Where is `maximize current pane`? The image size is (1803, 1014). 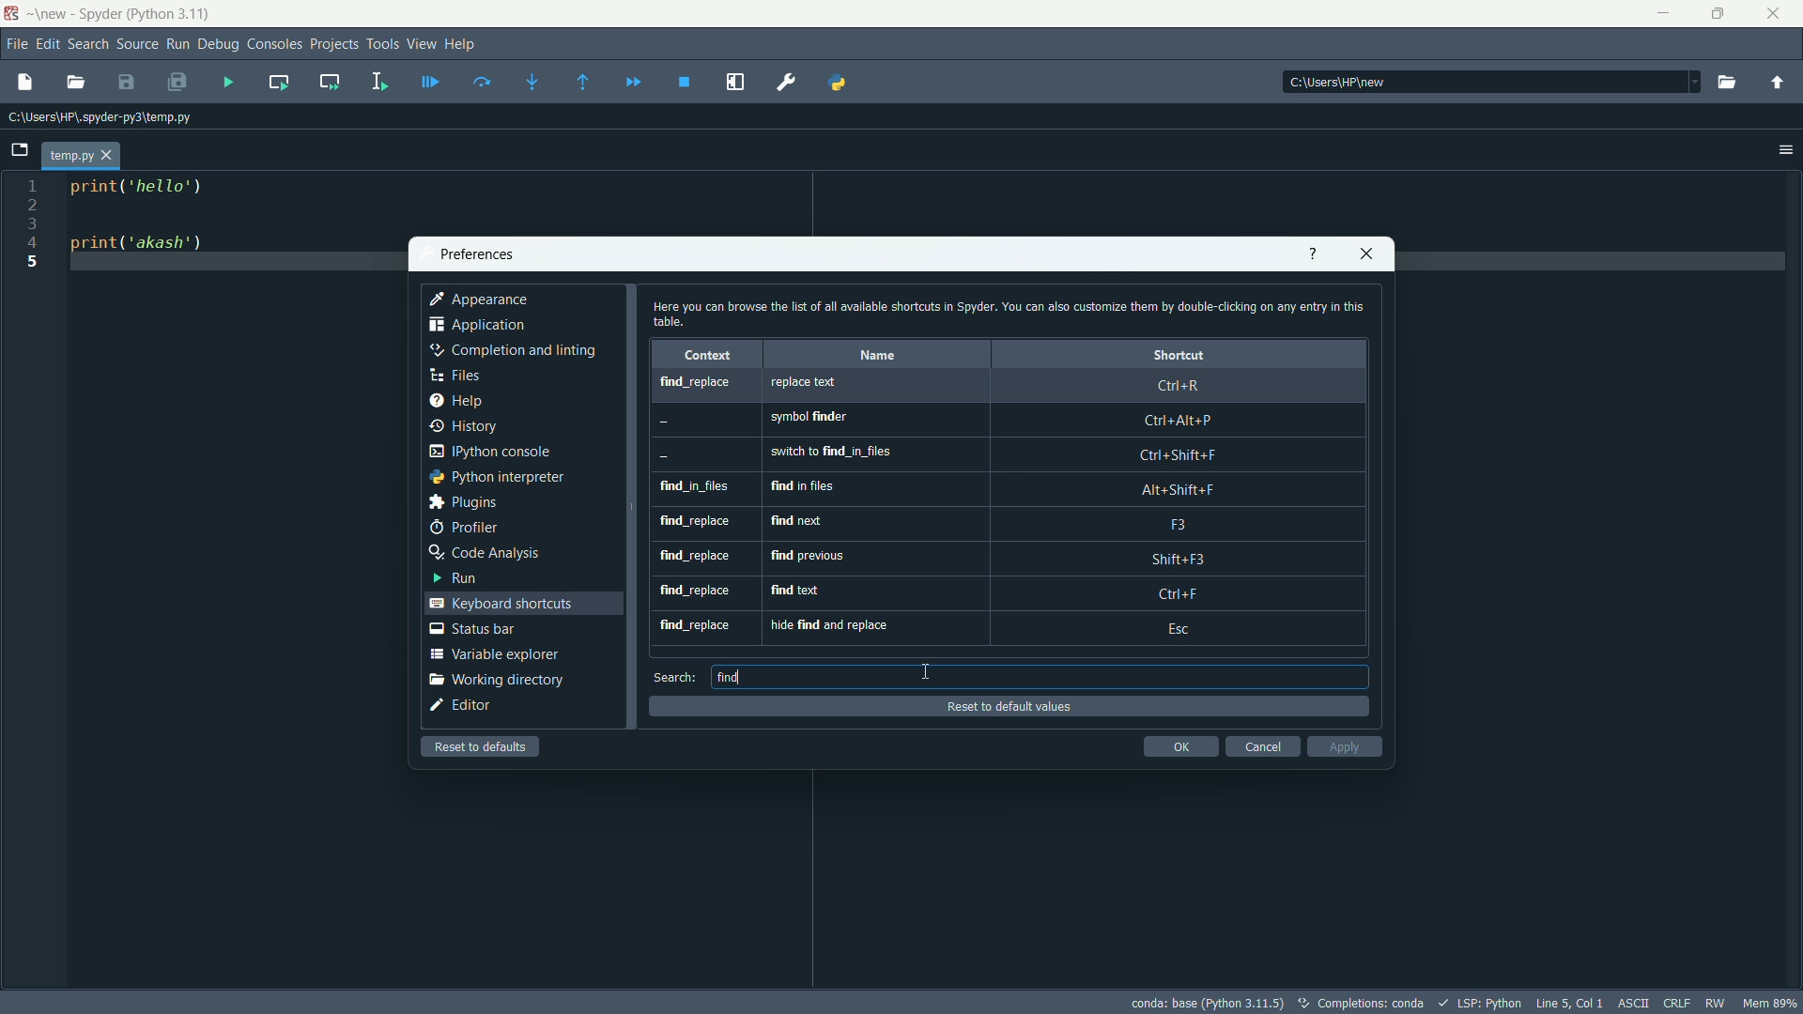
maximize current pane is located at coordinates (740, 83).